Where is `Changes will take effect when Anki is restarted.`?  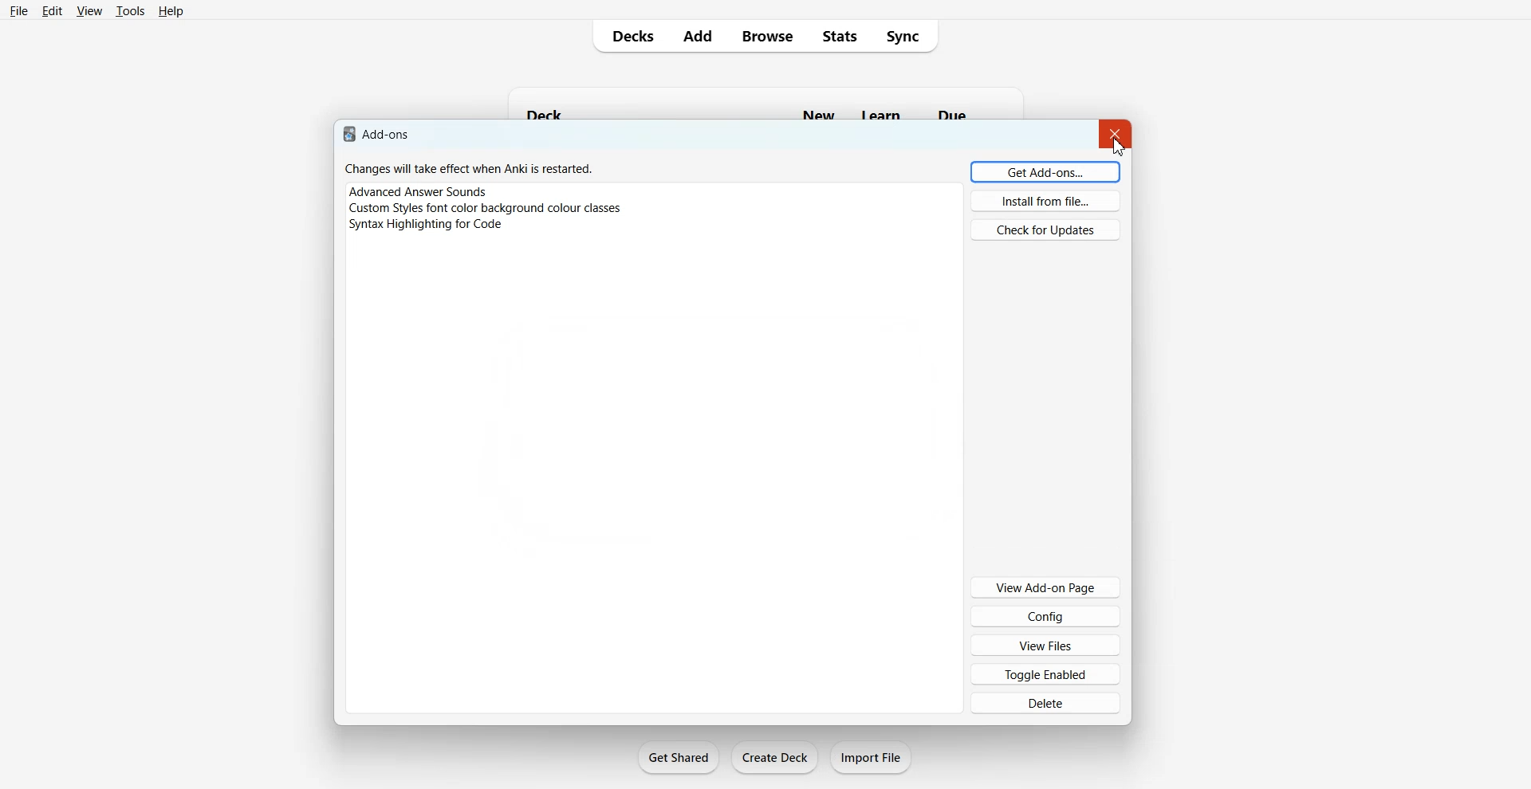
Changes will take effect when Anki is restarted. is located at coordinates (472, 170).